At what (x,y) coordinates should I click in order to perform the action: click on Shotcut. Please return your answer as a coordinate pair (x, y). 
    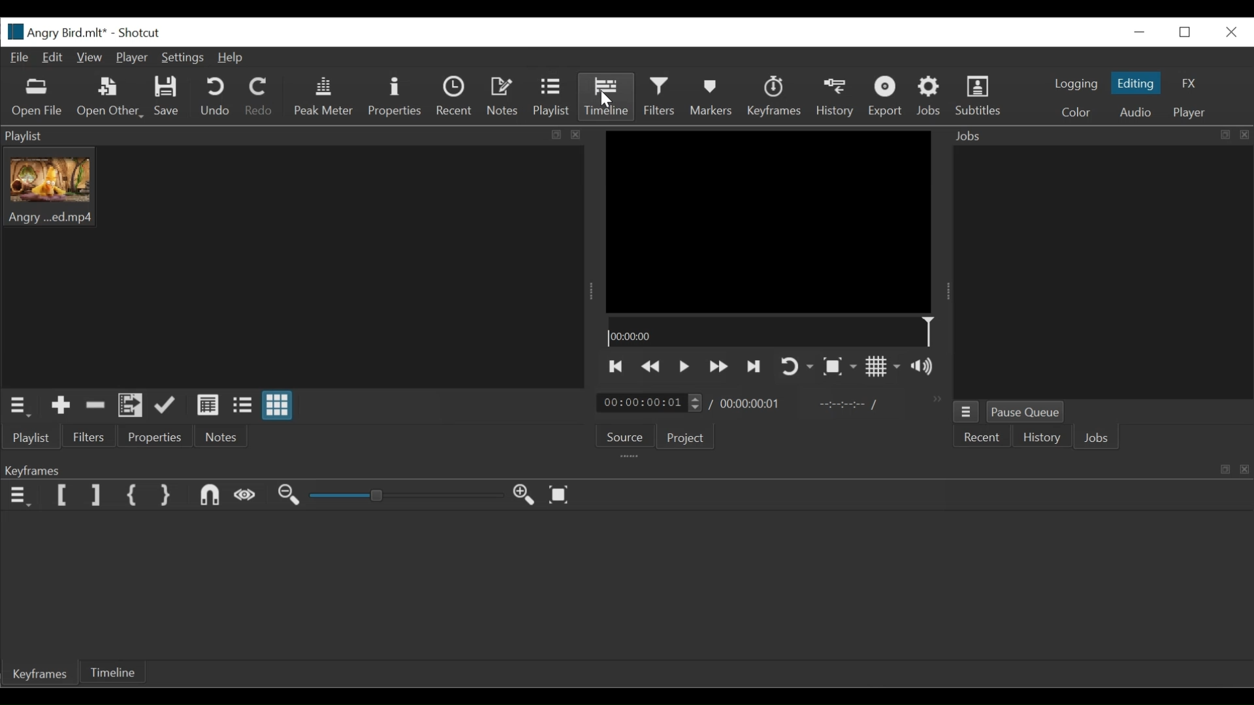
    Looking at the image, I should click on (140, 33).